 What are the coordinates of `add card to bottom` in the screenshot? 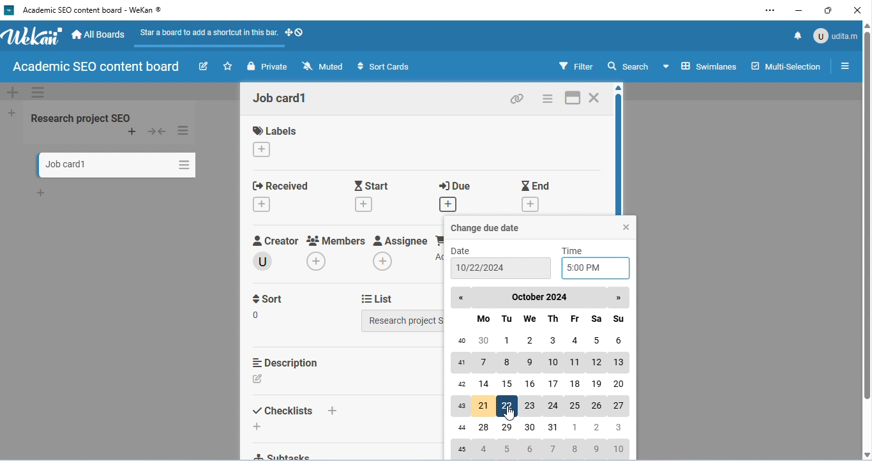 It's located at (43, 193).